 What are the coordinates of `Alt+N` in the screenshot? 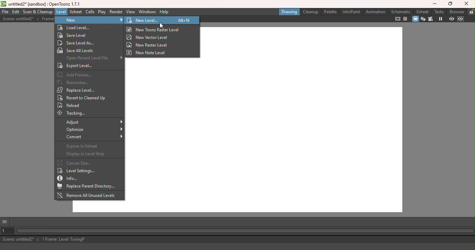 It's located at (185, 20).